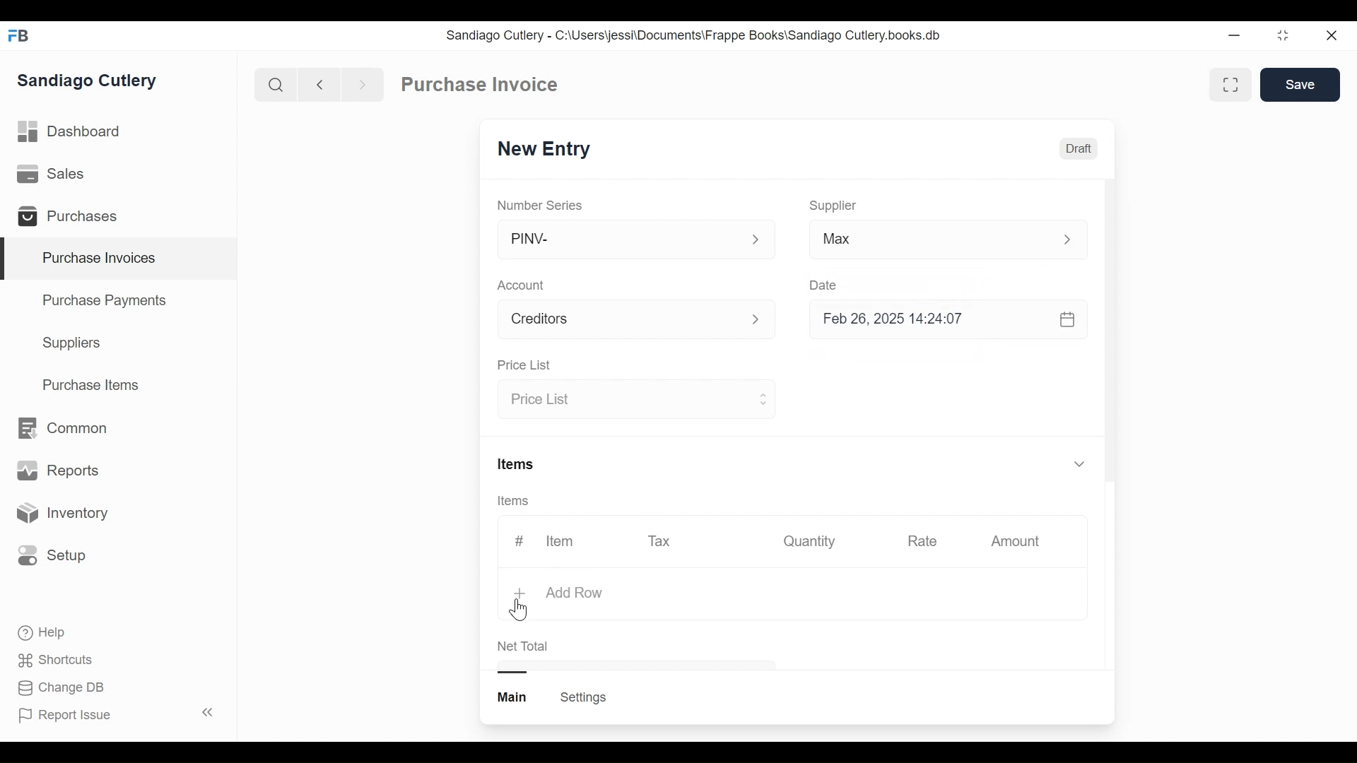 Image resolution: width=1357 pixels, height=763 pixels. Describe the element at coordinates (91, 386) in the screenshot. I see `Purchase Items` at that location.